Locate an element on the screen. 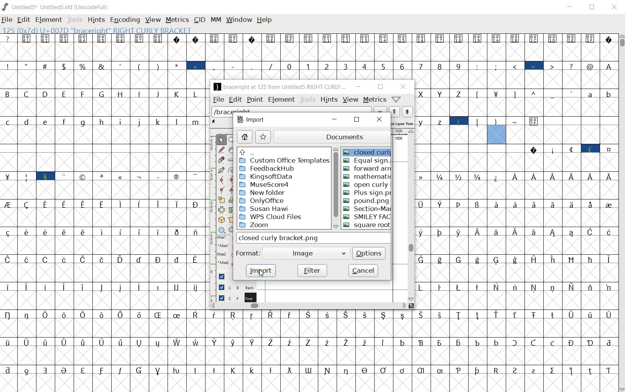 The width and height of the screenshot is (625, 392). minimize is located at coordinates (358, 87).